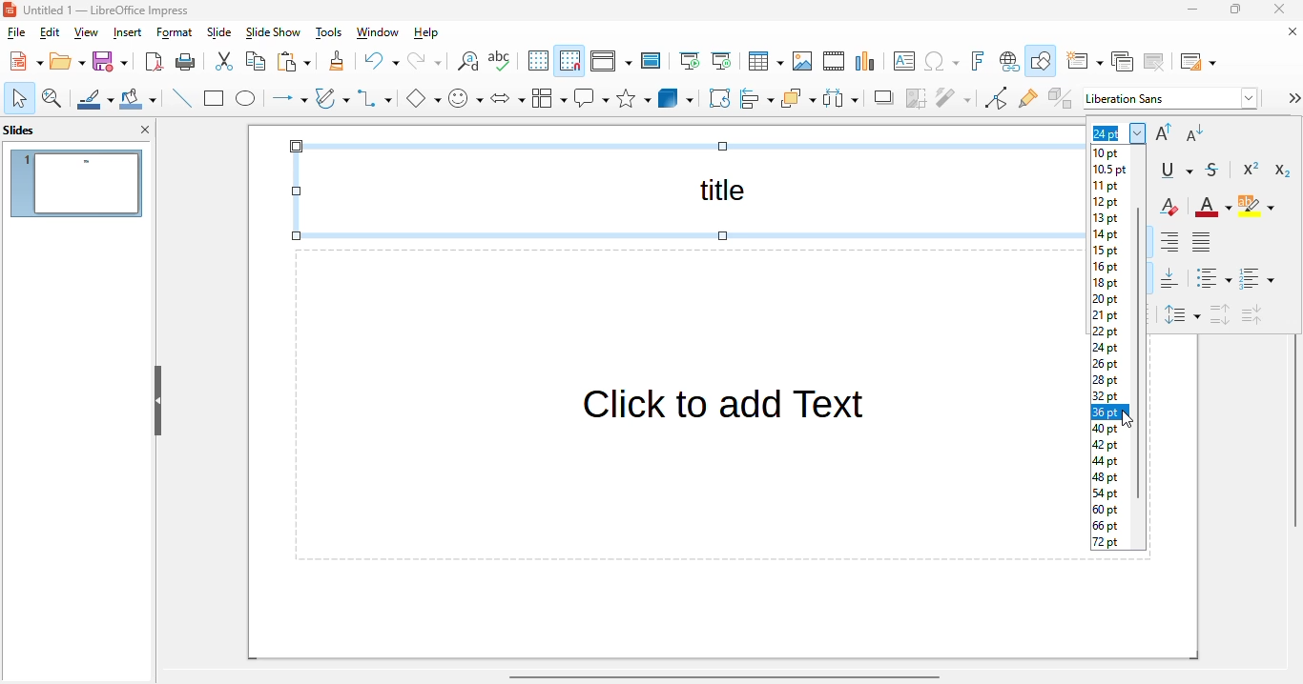 This screenshot has width=1303, height=684. I want to click on line color, so click(94, 98).